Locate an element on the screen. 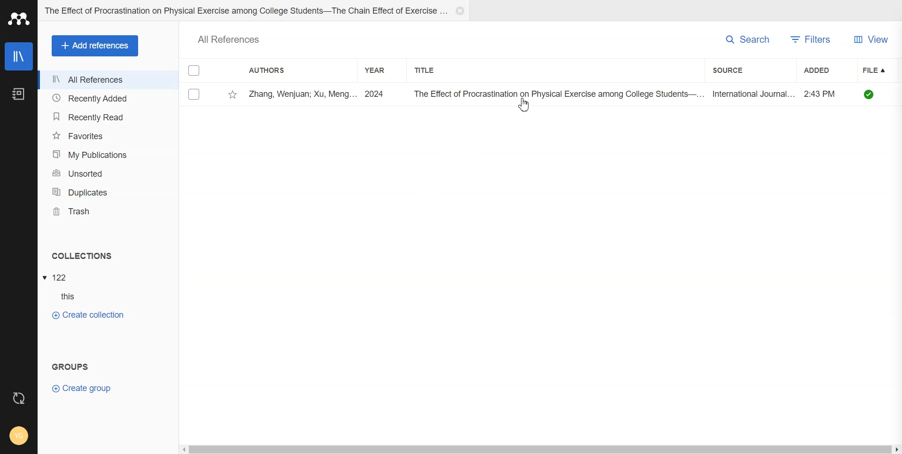 Image resolution: width=902 pixels, height=454 pixels. Filters is located at coordinates (814, 39).